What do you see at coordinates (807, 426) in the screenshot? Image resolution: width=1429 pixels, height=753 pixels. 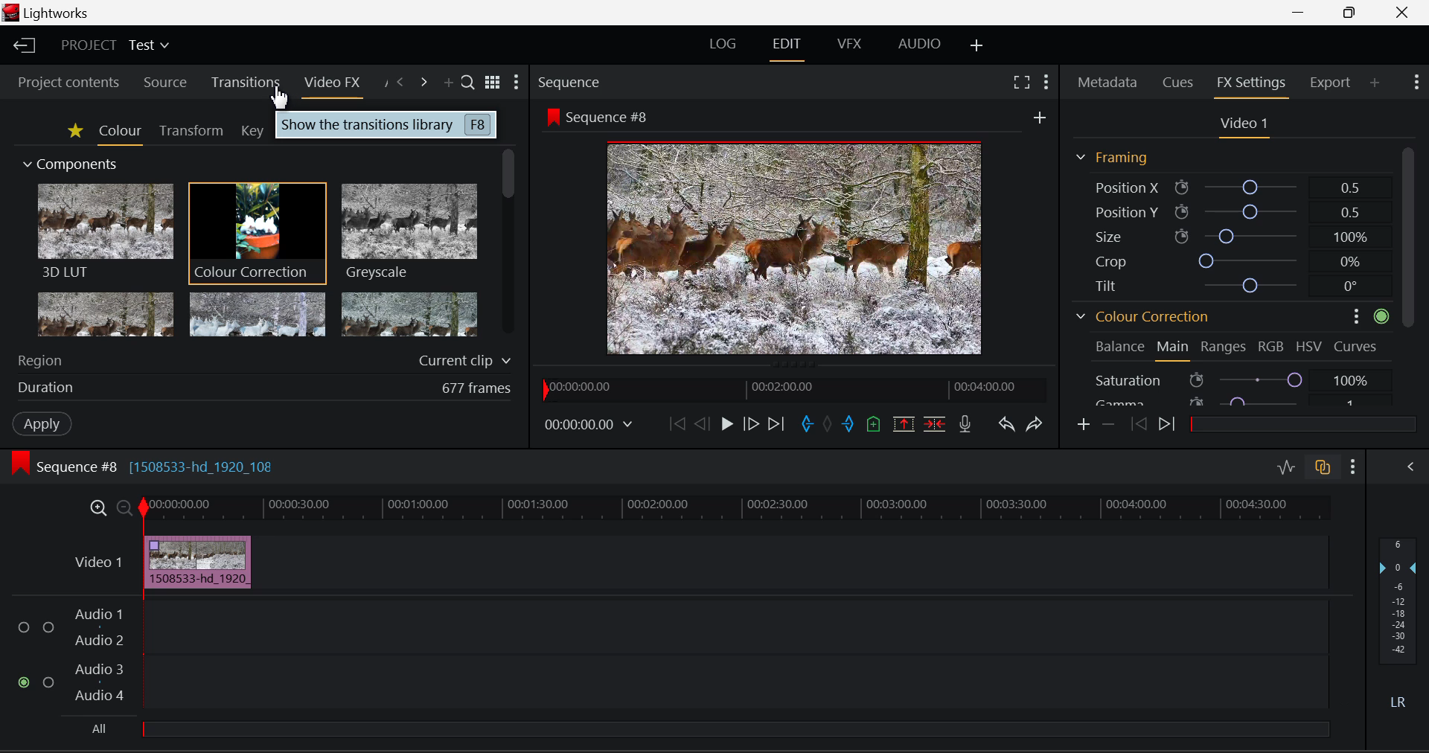 I see `Mark In` at bounding box center [807, 426].